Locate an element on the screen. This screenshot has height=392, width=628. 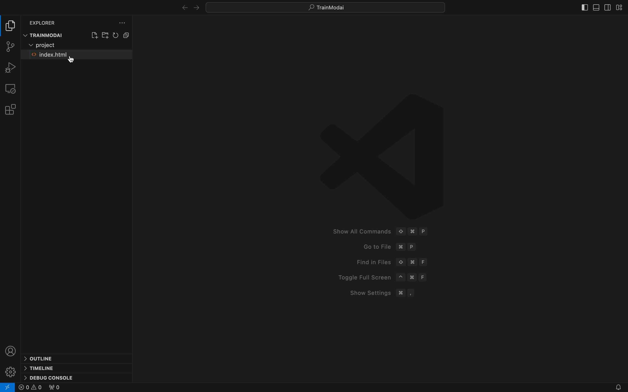
profile is located at coordinates (11, 351).